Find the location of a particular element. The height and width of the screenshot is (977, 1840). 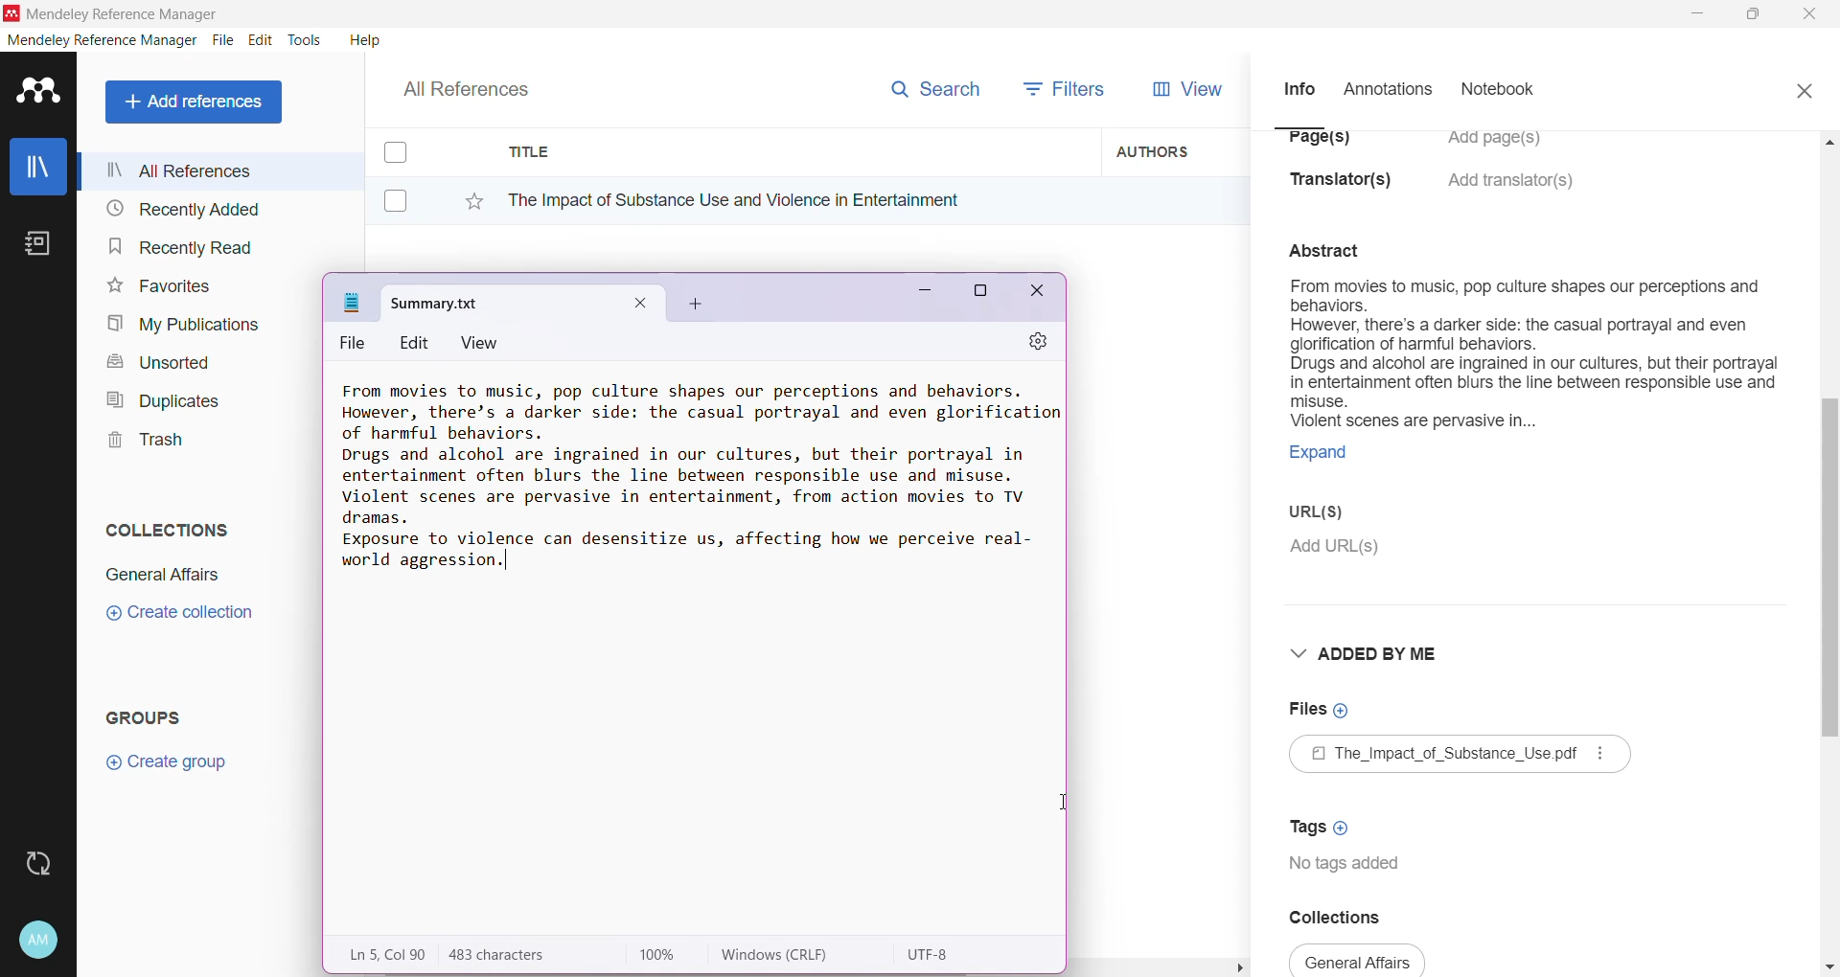

Settings is located at coordinates (1030, 343).